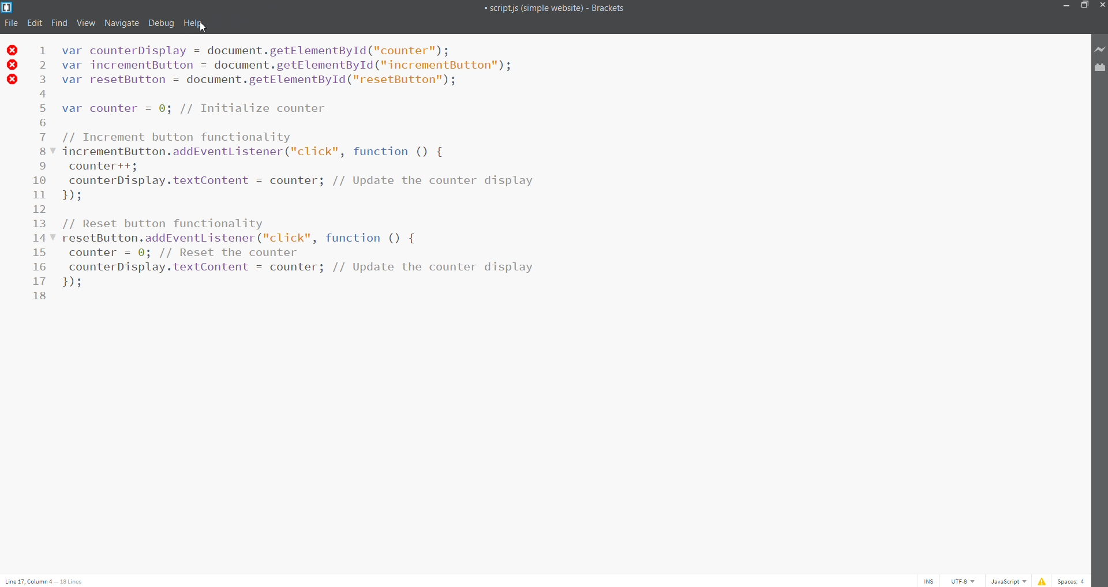  I want to click on text editor having code to display and interact with a counter on a webpage, so click(563, 243).